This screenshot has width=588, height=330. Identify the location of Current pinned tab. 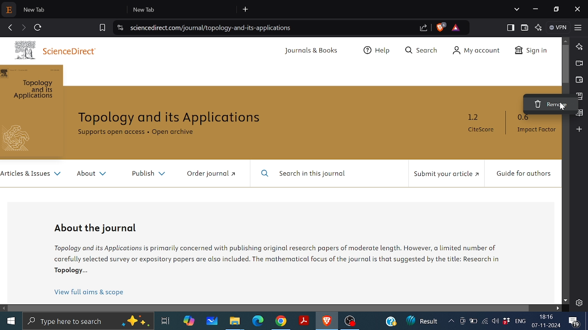
(10, 10).